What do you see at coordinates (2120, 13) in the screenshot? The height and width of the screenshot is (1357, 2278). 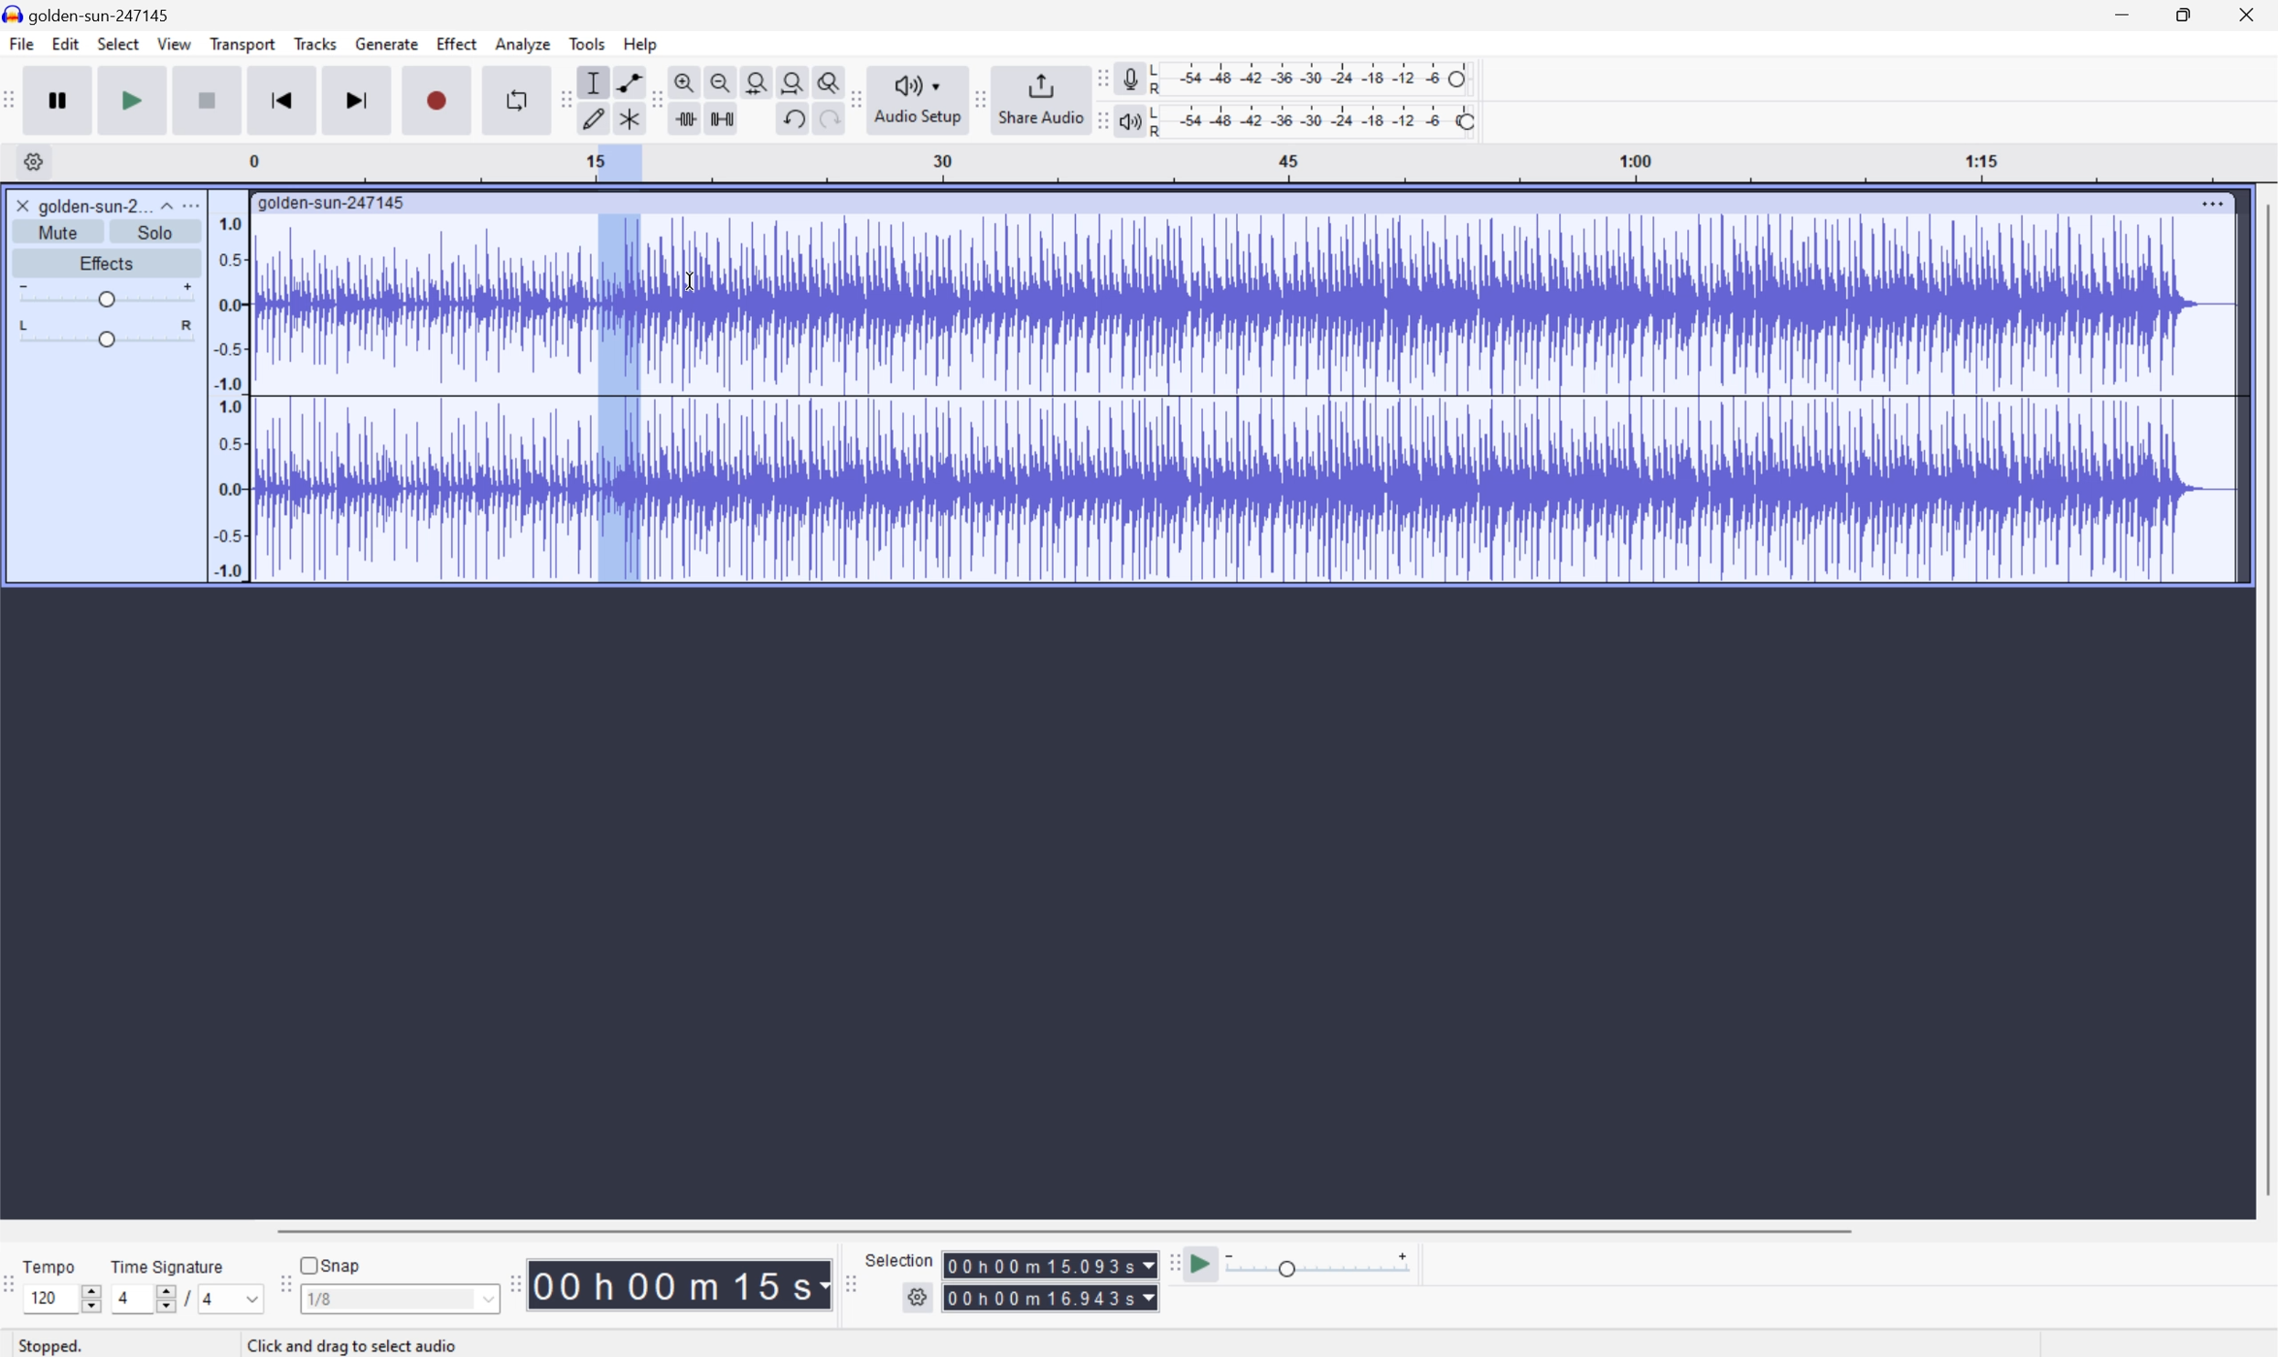 I see `Minimize` at bounding box center [2120, 13].